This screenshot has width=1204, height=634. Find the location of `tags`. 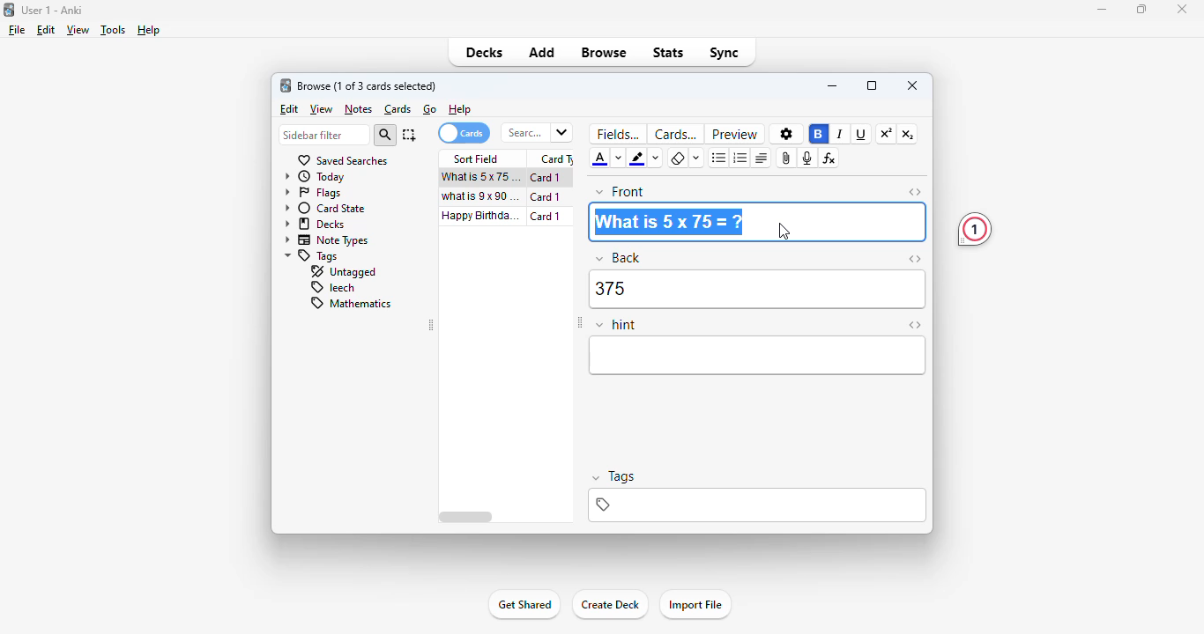

tags is located at coordinates (759, 505).